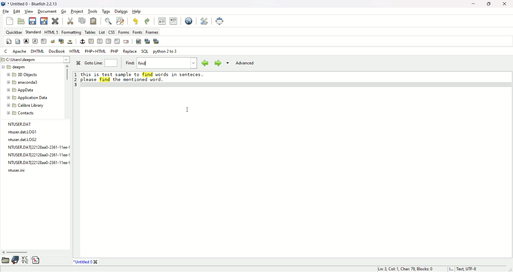 This screenshot has height=272, width=513. I want to click on PHP, so click(114, 51).